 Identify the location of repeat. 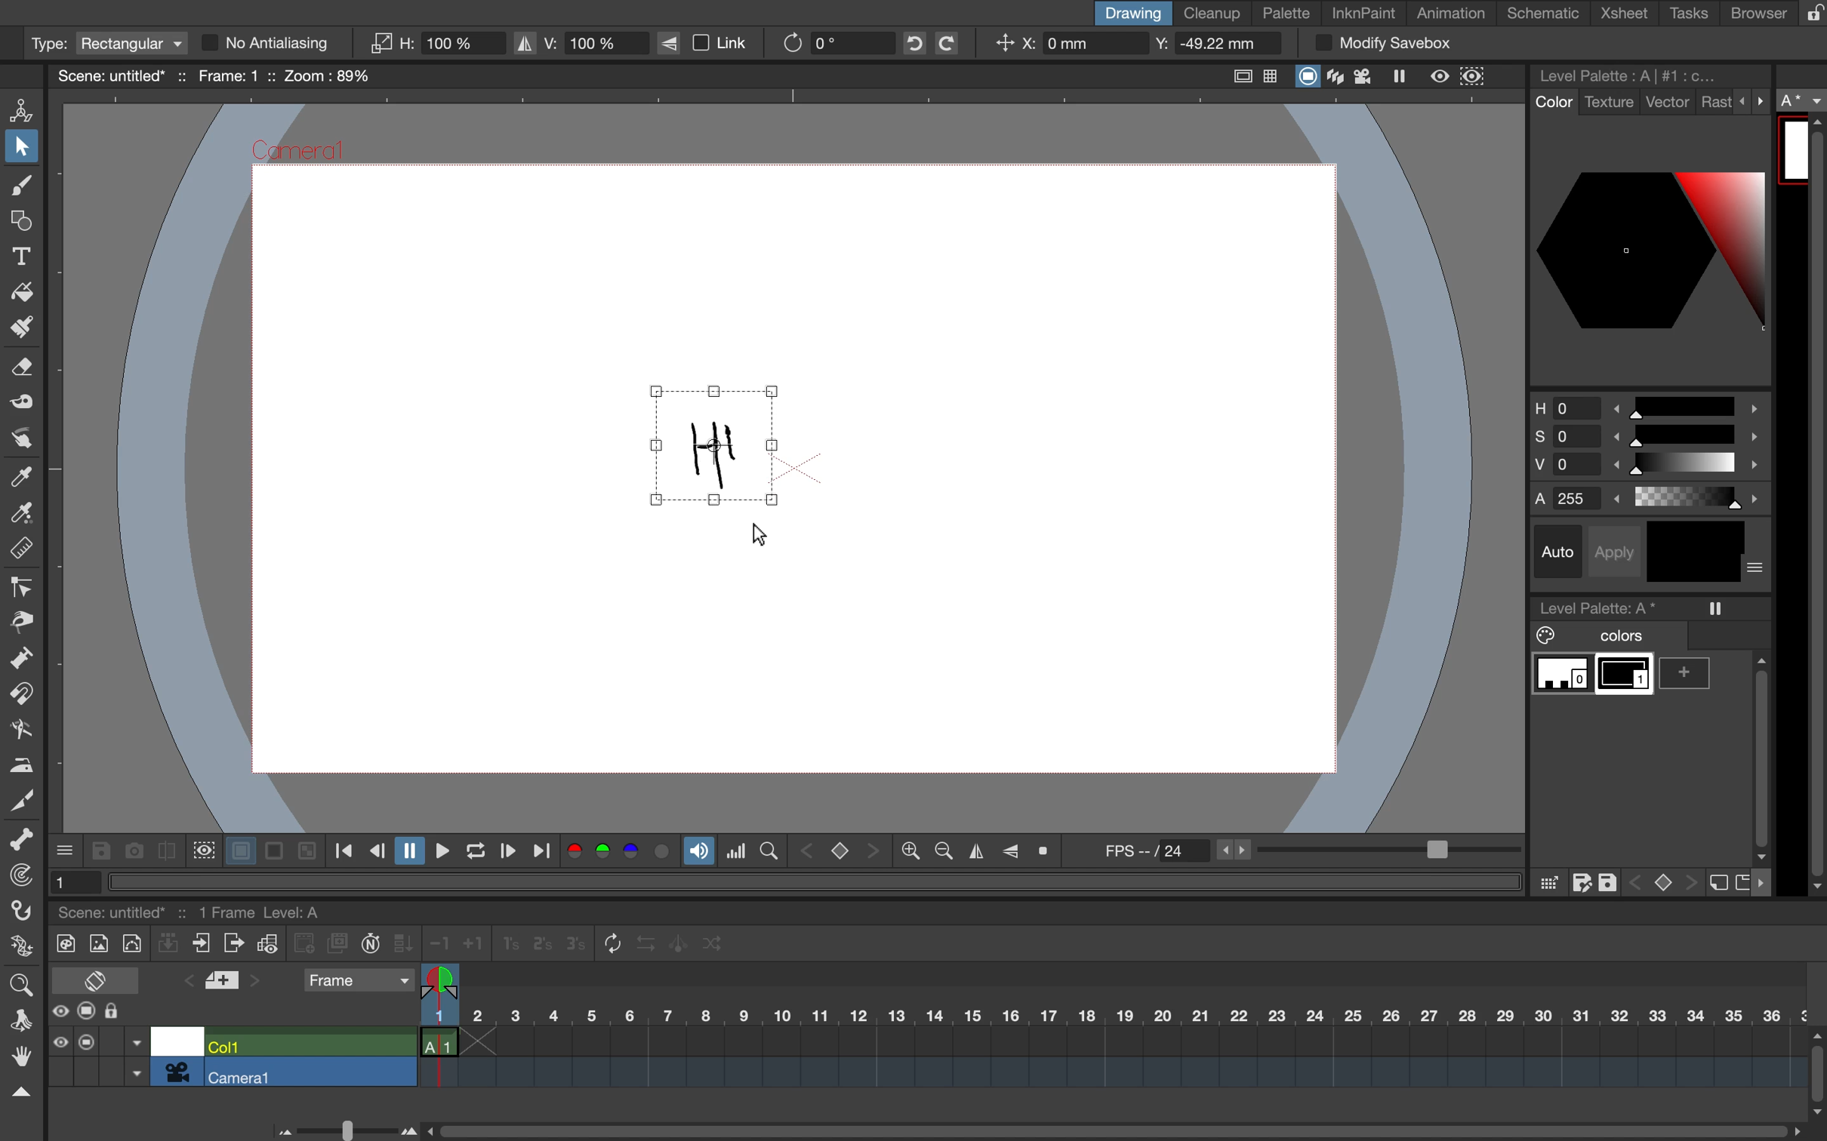
(607, 945).